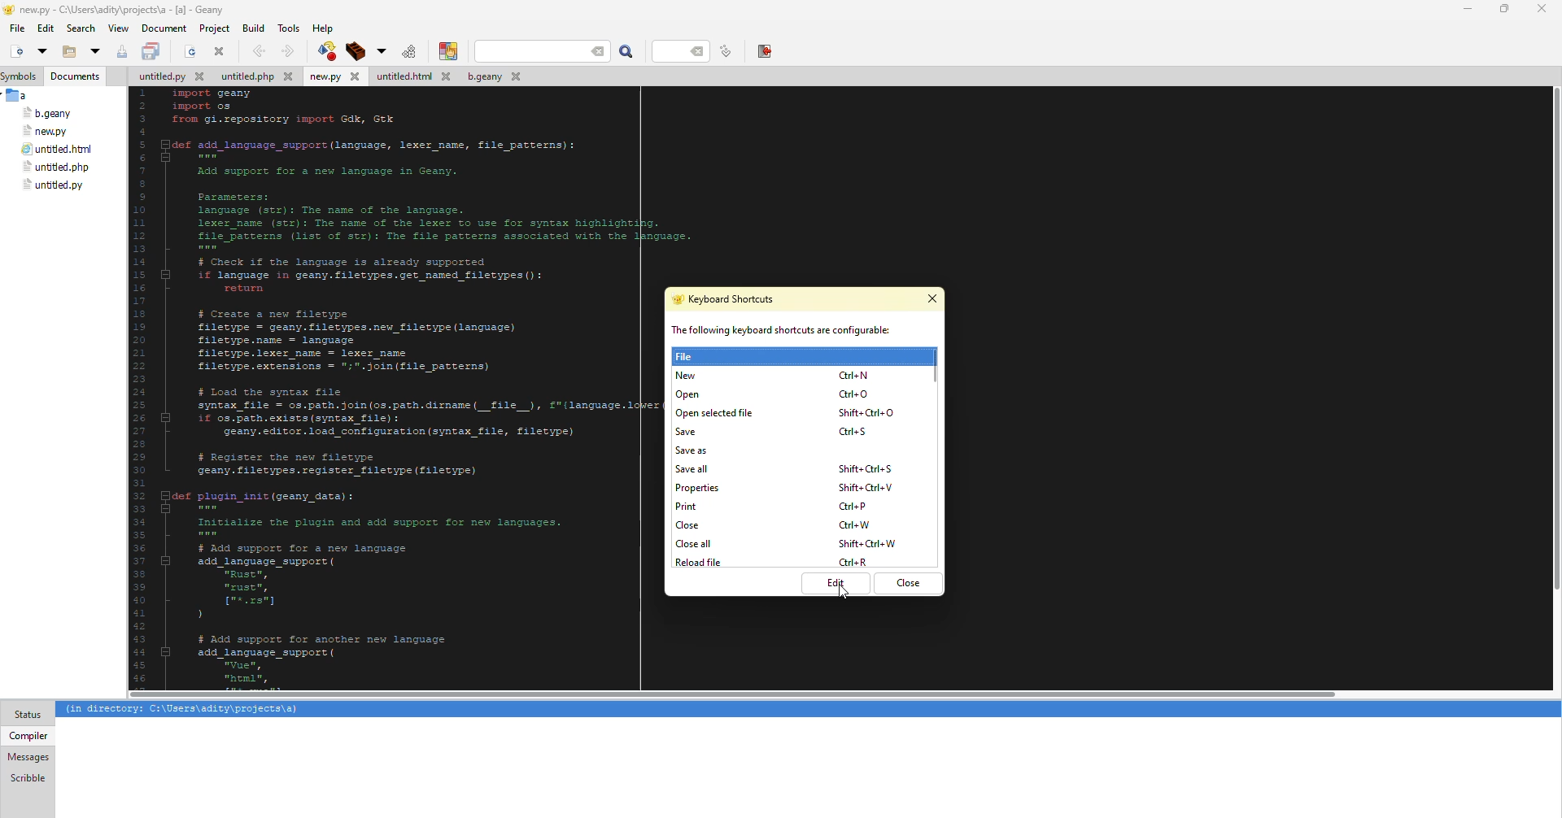  I want to click on file, so click(491, 79).